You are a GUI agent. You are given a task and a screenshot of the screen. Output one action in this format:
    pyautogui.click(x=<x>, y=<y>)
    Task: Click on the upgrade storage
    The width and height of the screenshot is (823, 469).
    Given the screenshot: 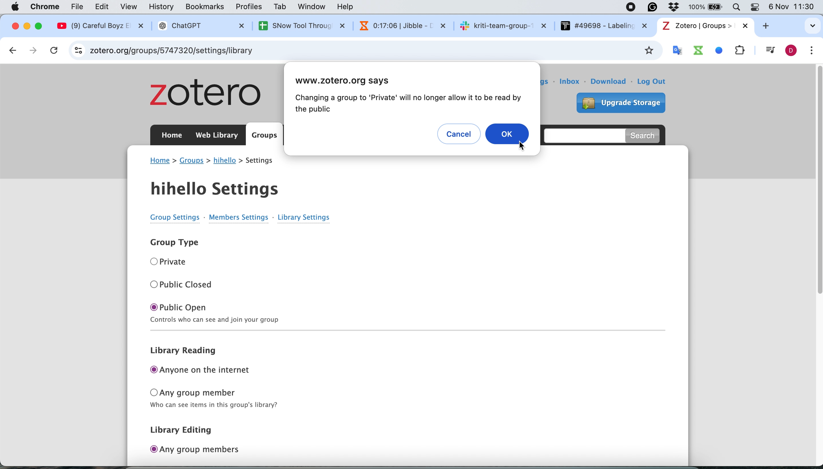 What is the action you would take?
    pyautogui.click(x=617, y=101)
    